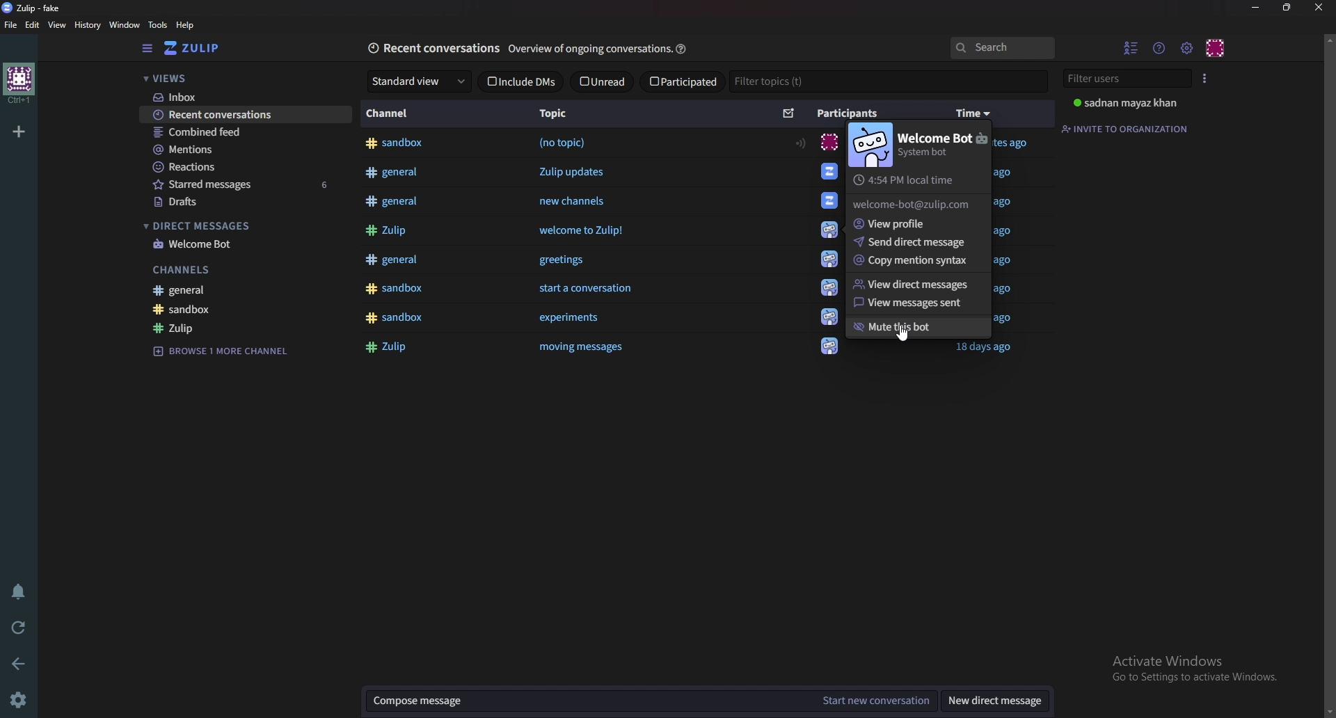 The height and width of the screenshot is (718, 1336). Describe the element at coordinates (905, 333) in the screenshot. I see `cursor` at that location.